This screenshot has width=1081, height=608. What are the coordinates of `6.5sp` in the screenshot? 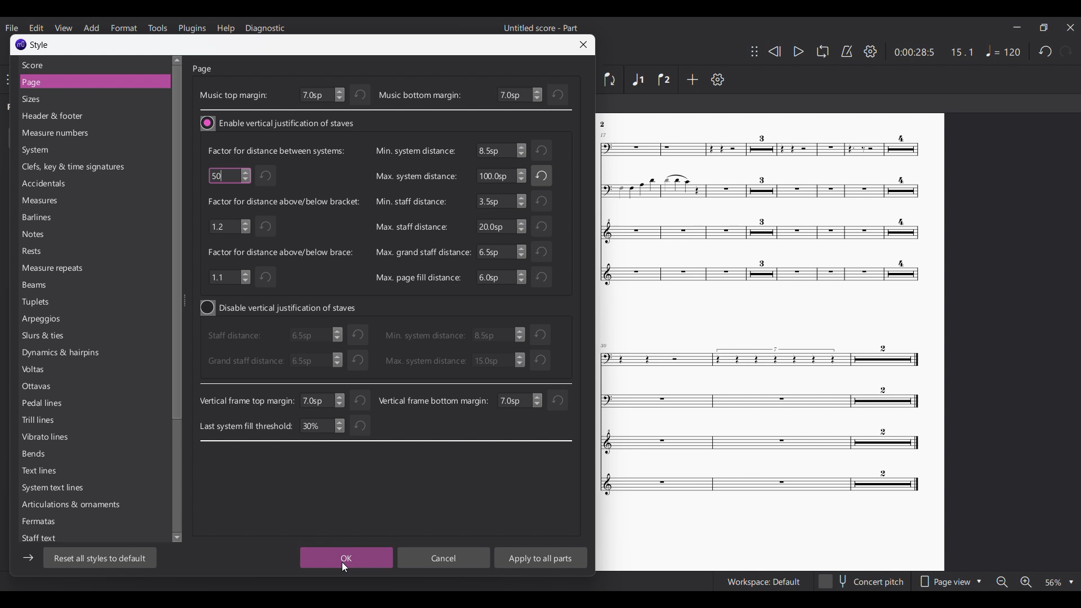 It's located at (502, 150).